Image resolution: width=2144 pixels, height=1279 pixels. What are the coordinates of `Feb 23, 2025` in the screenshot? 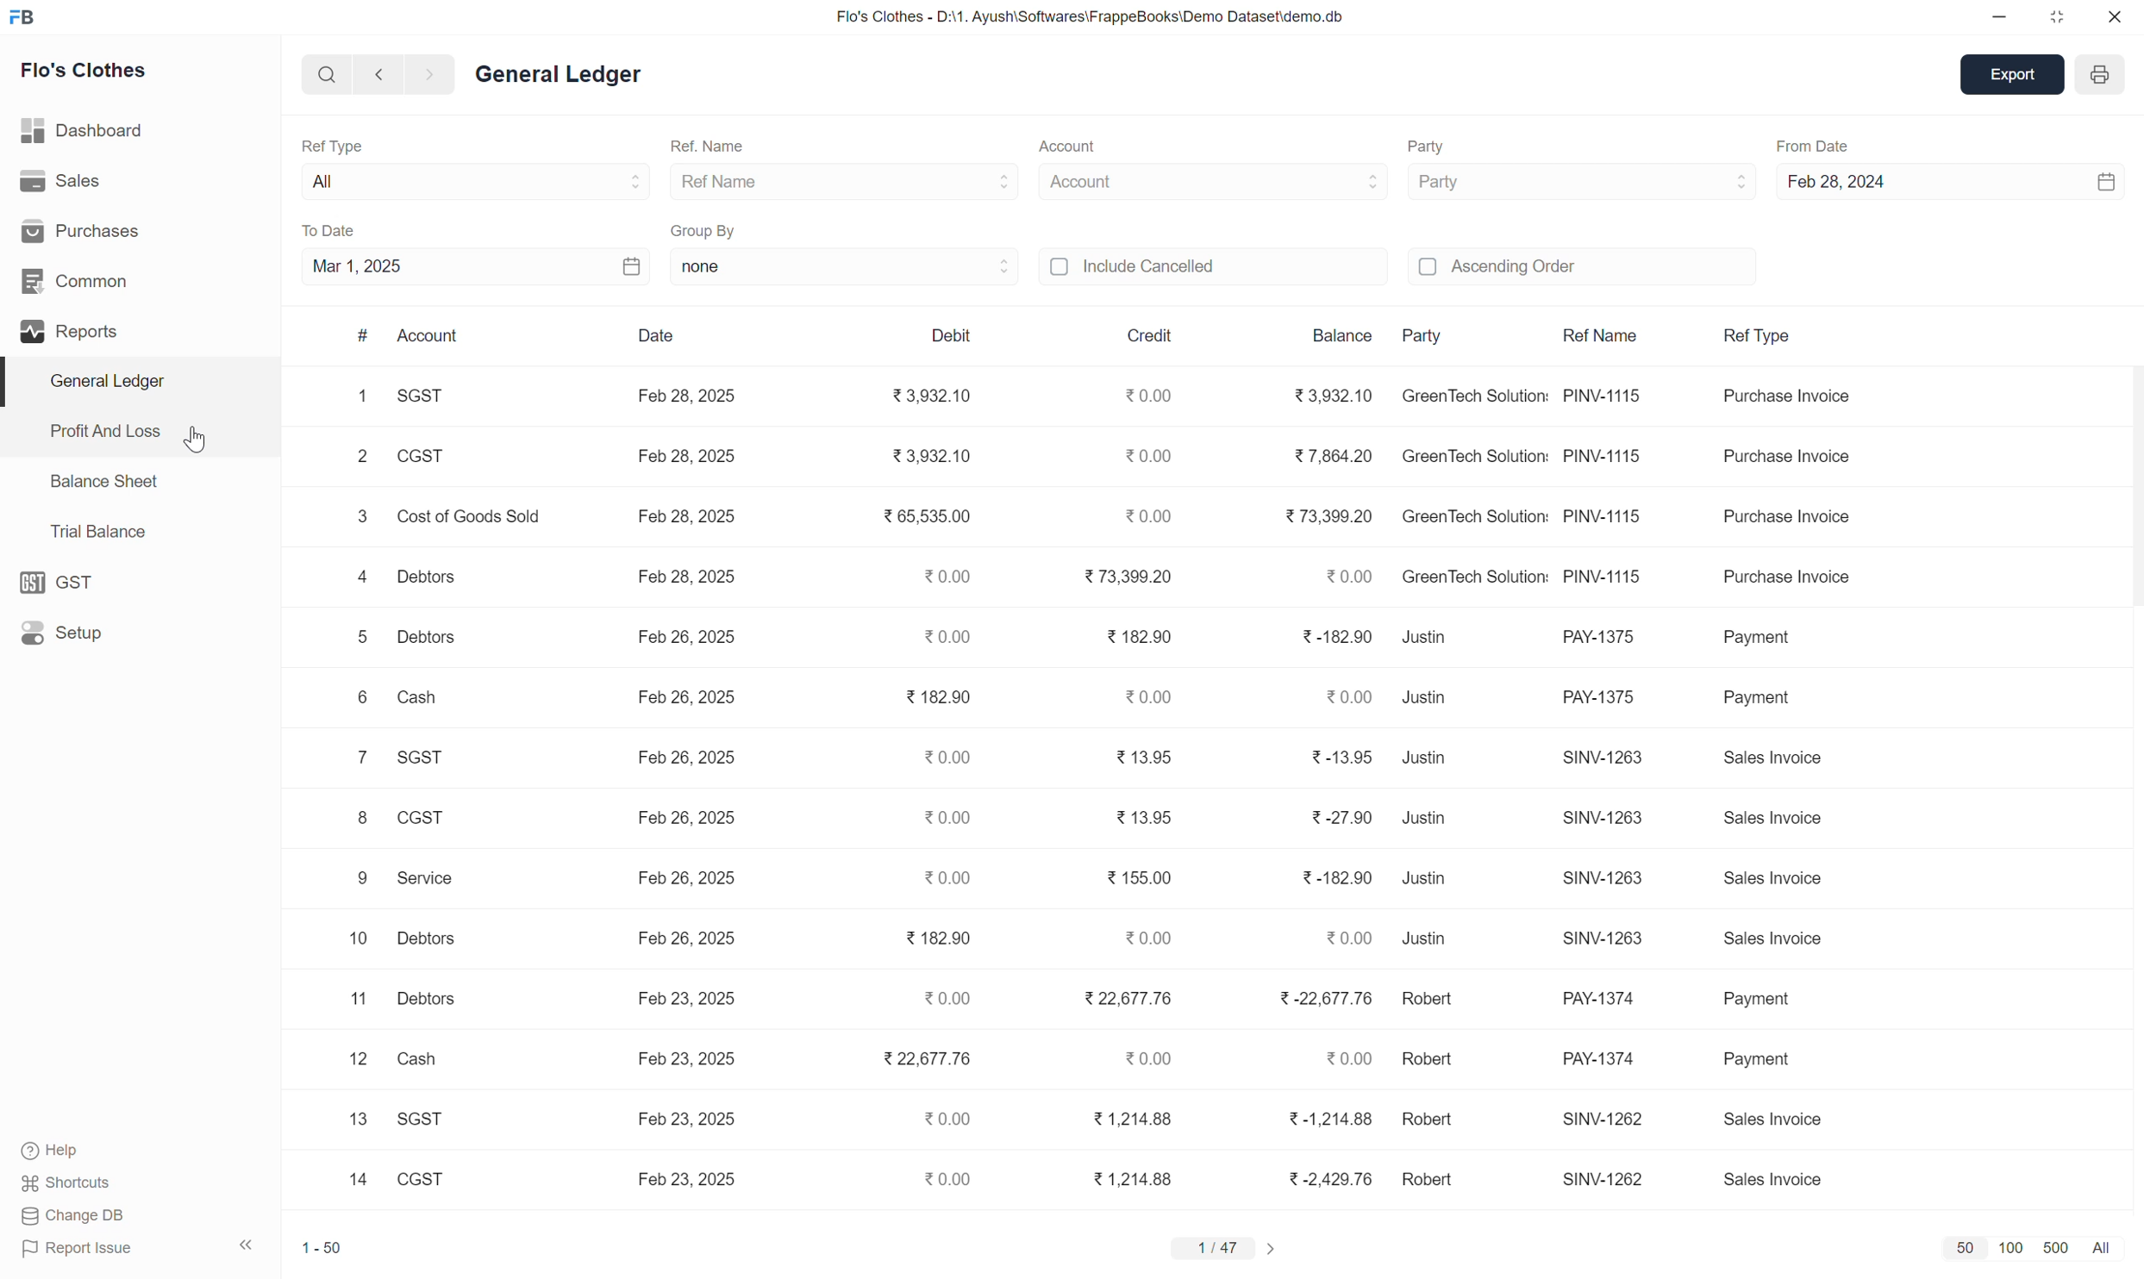 It's located at (681, 1055).